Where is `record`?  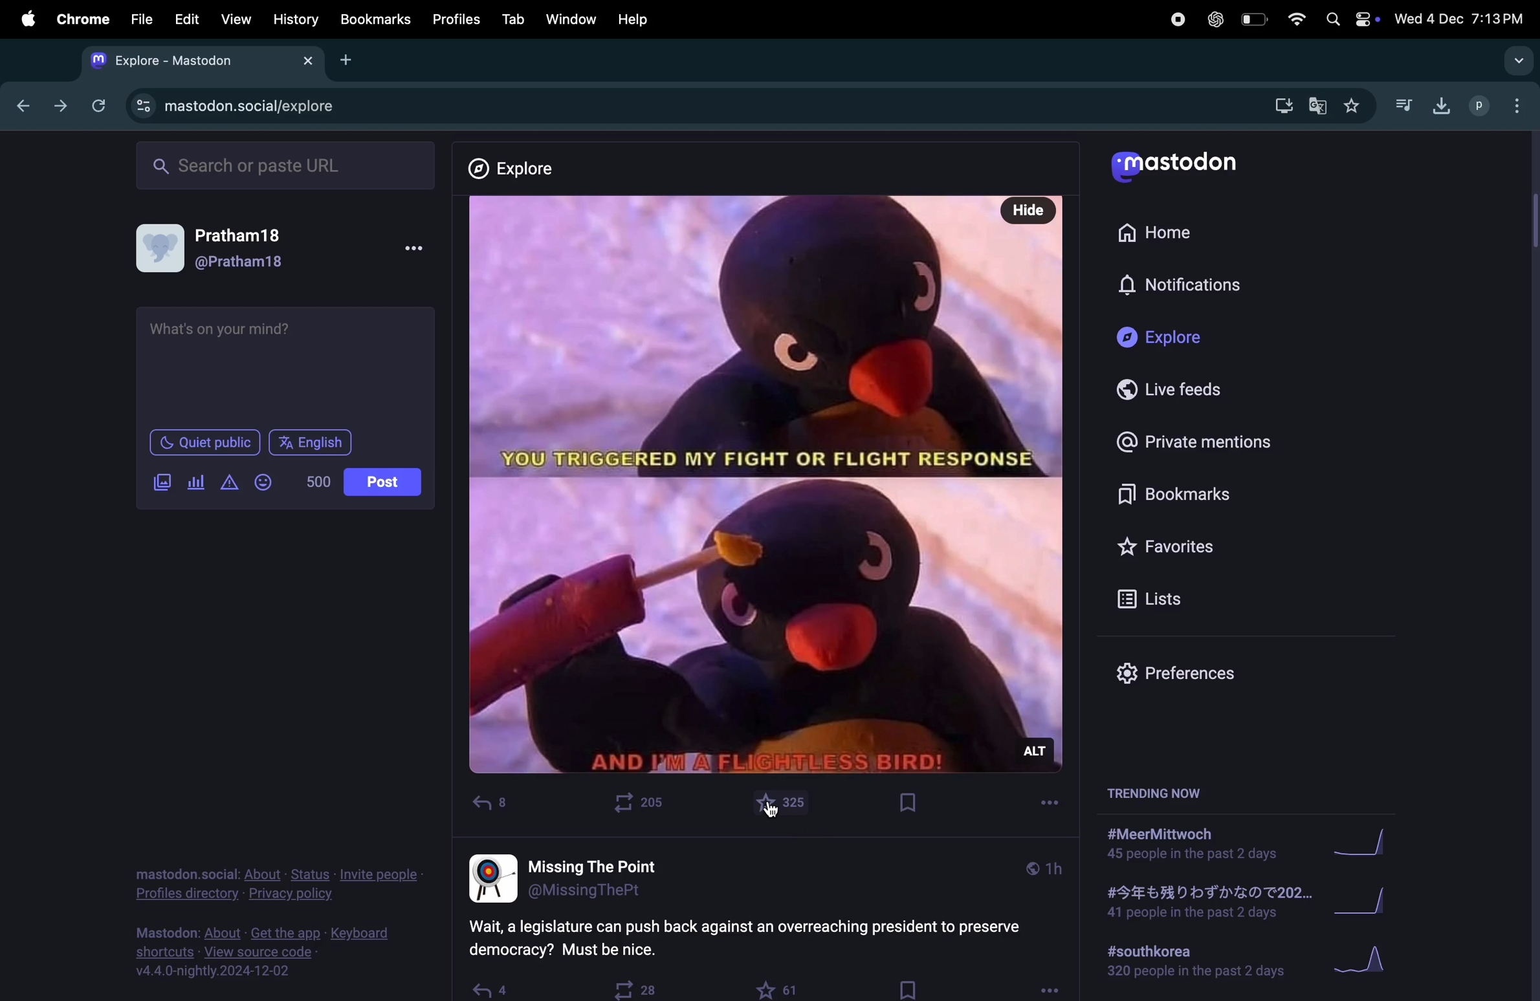
record is located at coordinates (1178, 19).